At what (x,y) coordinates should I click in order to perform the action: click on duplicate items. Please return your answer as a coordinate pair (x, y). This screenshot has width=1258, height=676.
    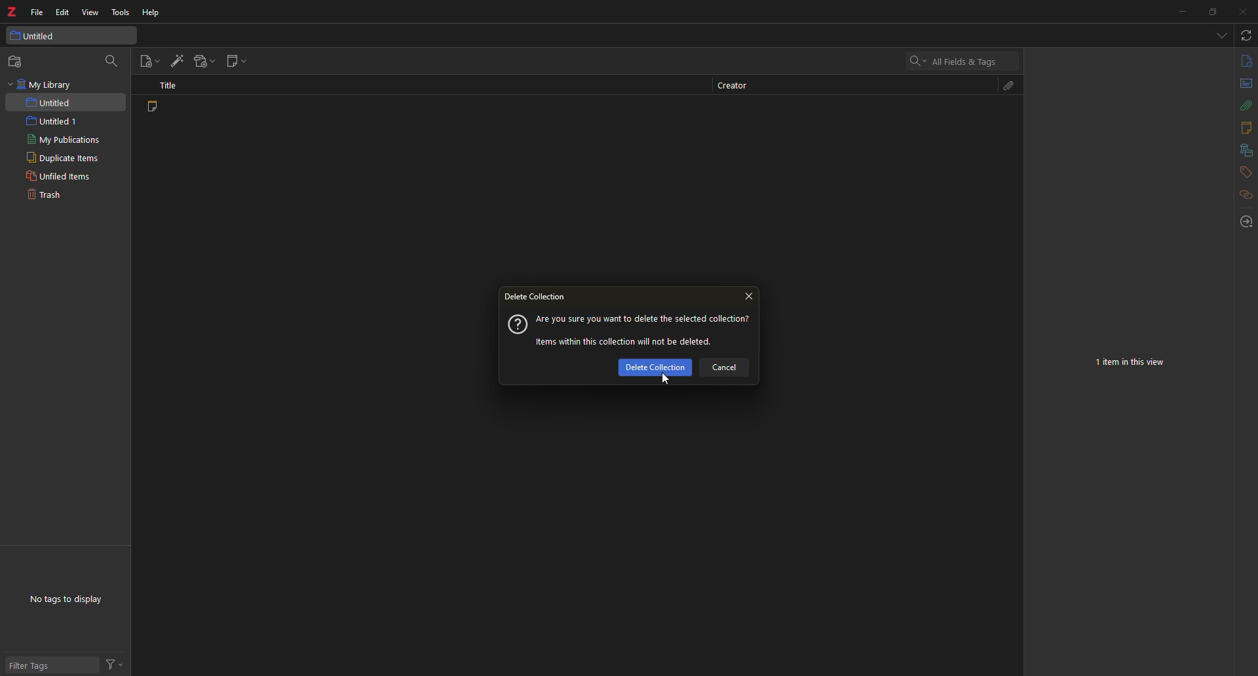
    Looking at the image, I should click on (67, 160).